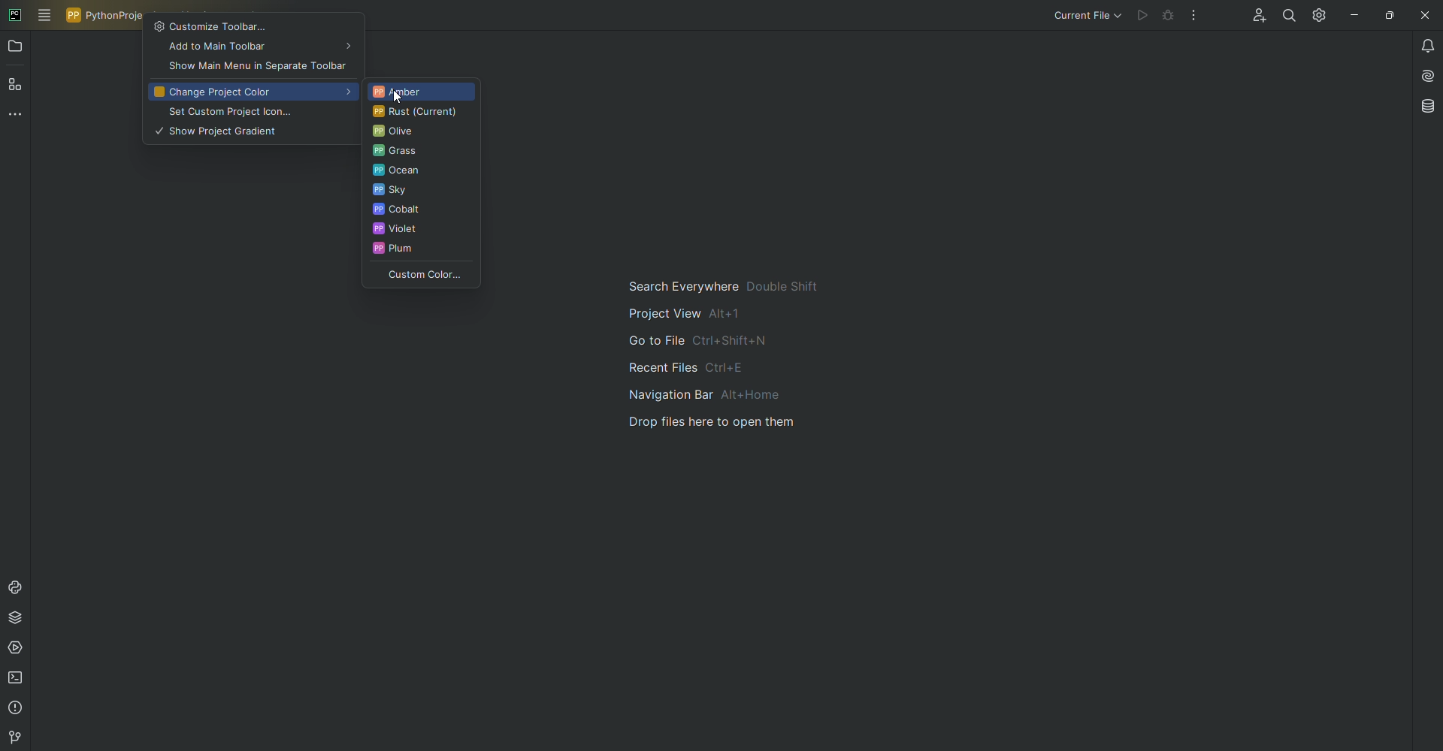 This screenshot has height=751, width=1443. What do you see at coordinates (1317, 15) in the screenshot?
I see `Setings` at bounding box center [1317, 15].